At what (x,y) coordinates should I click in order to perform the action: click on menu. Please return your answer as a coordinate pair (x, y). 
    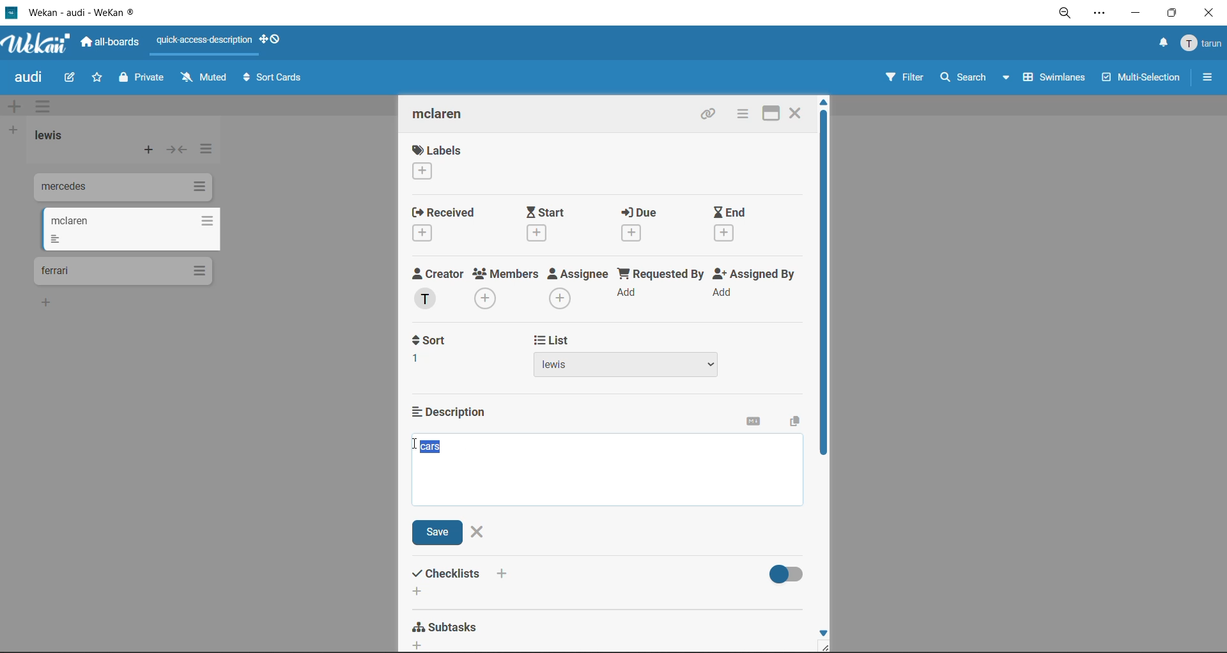
    Looking at the image, I should click on (1203, 44).